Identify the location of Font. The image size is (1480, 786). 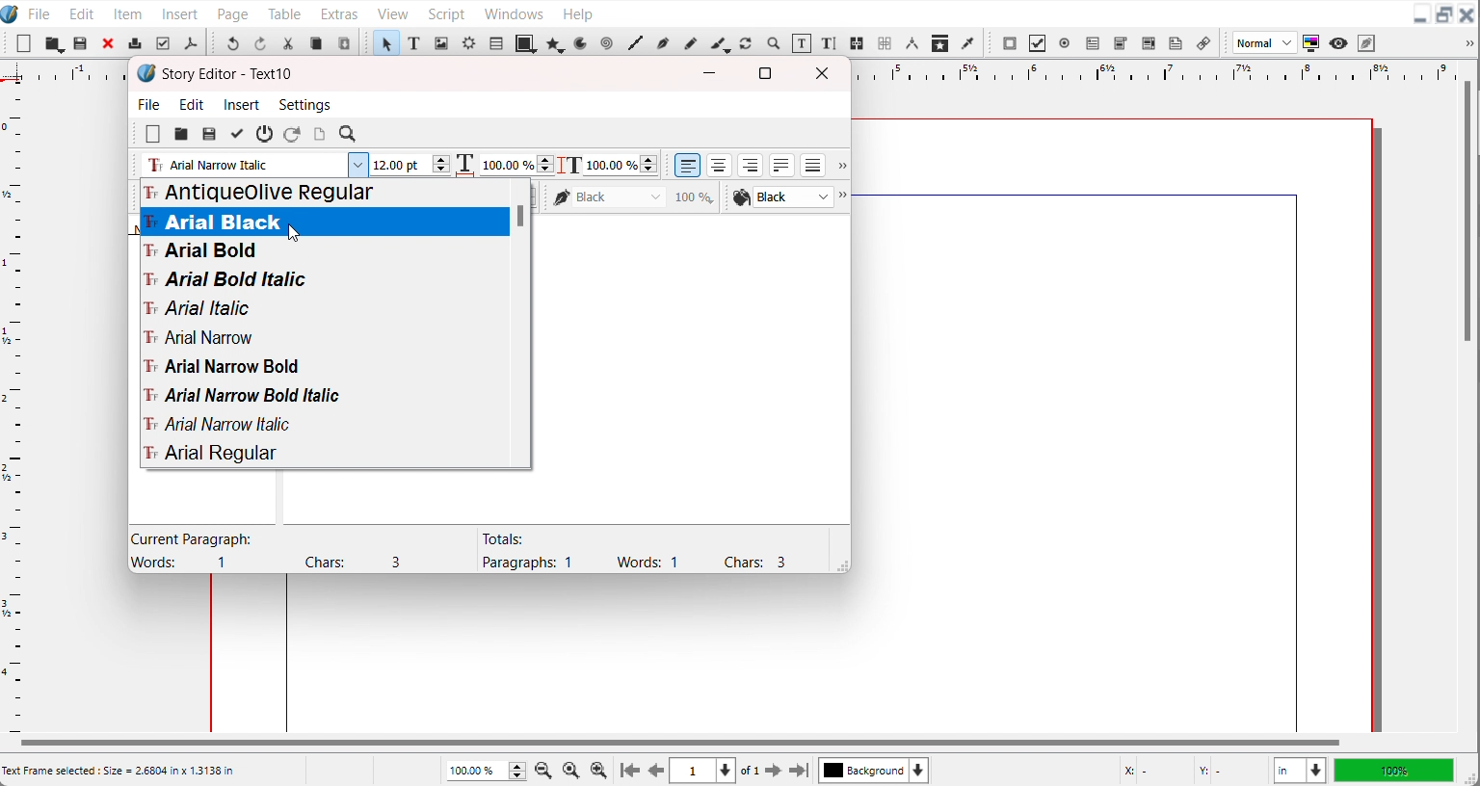
(324, 279).